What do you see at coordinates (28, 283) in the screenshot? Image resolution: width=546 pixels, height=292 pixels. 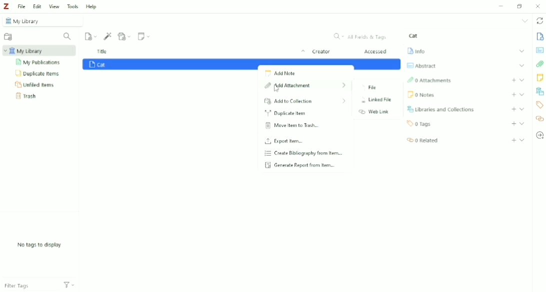 I see `Filter Tags` at bounding box center [28, 283].